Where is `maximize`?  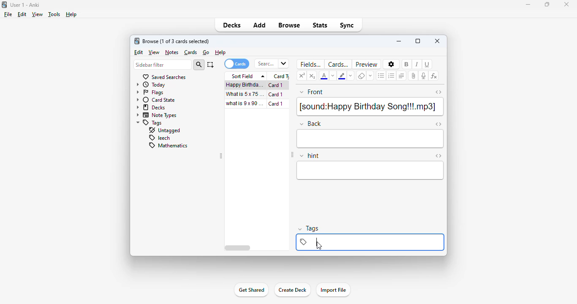 maximize is located at coordinates (548, 4).